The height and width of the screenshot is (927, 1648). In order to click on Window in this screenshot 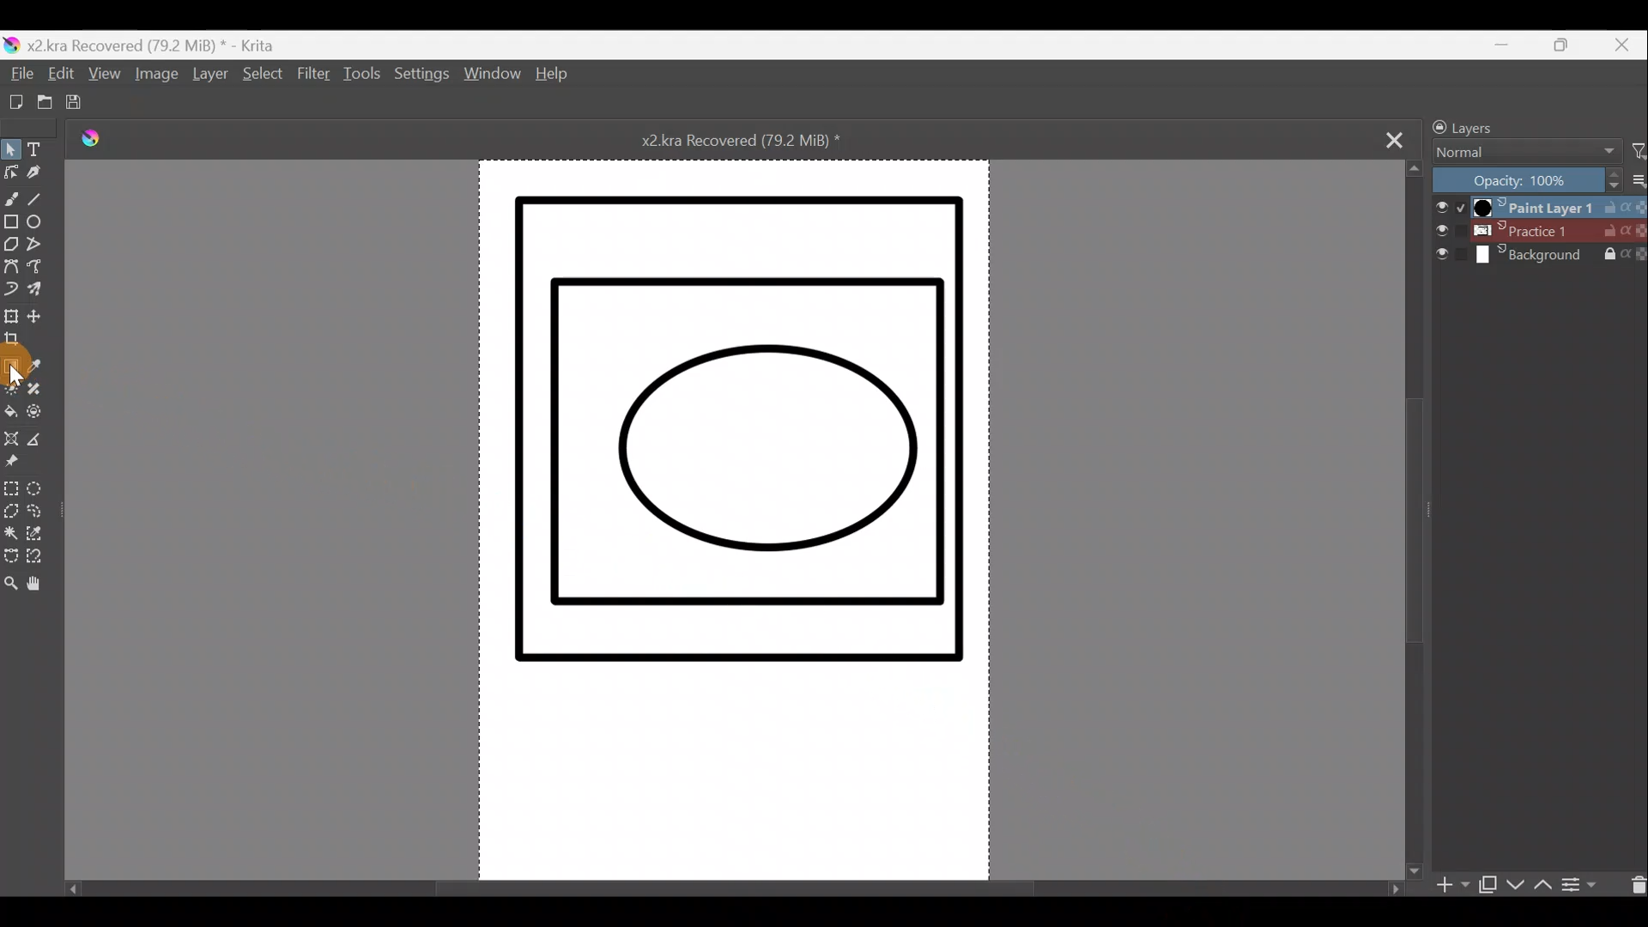, I will do `click(493, 77)`.